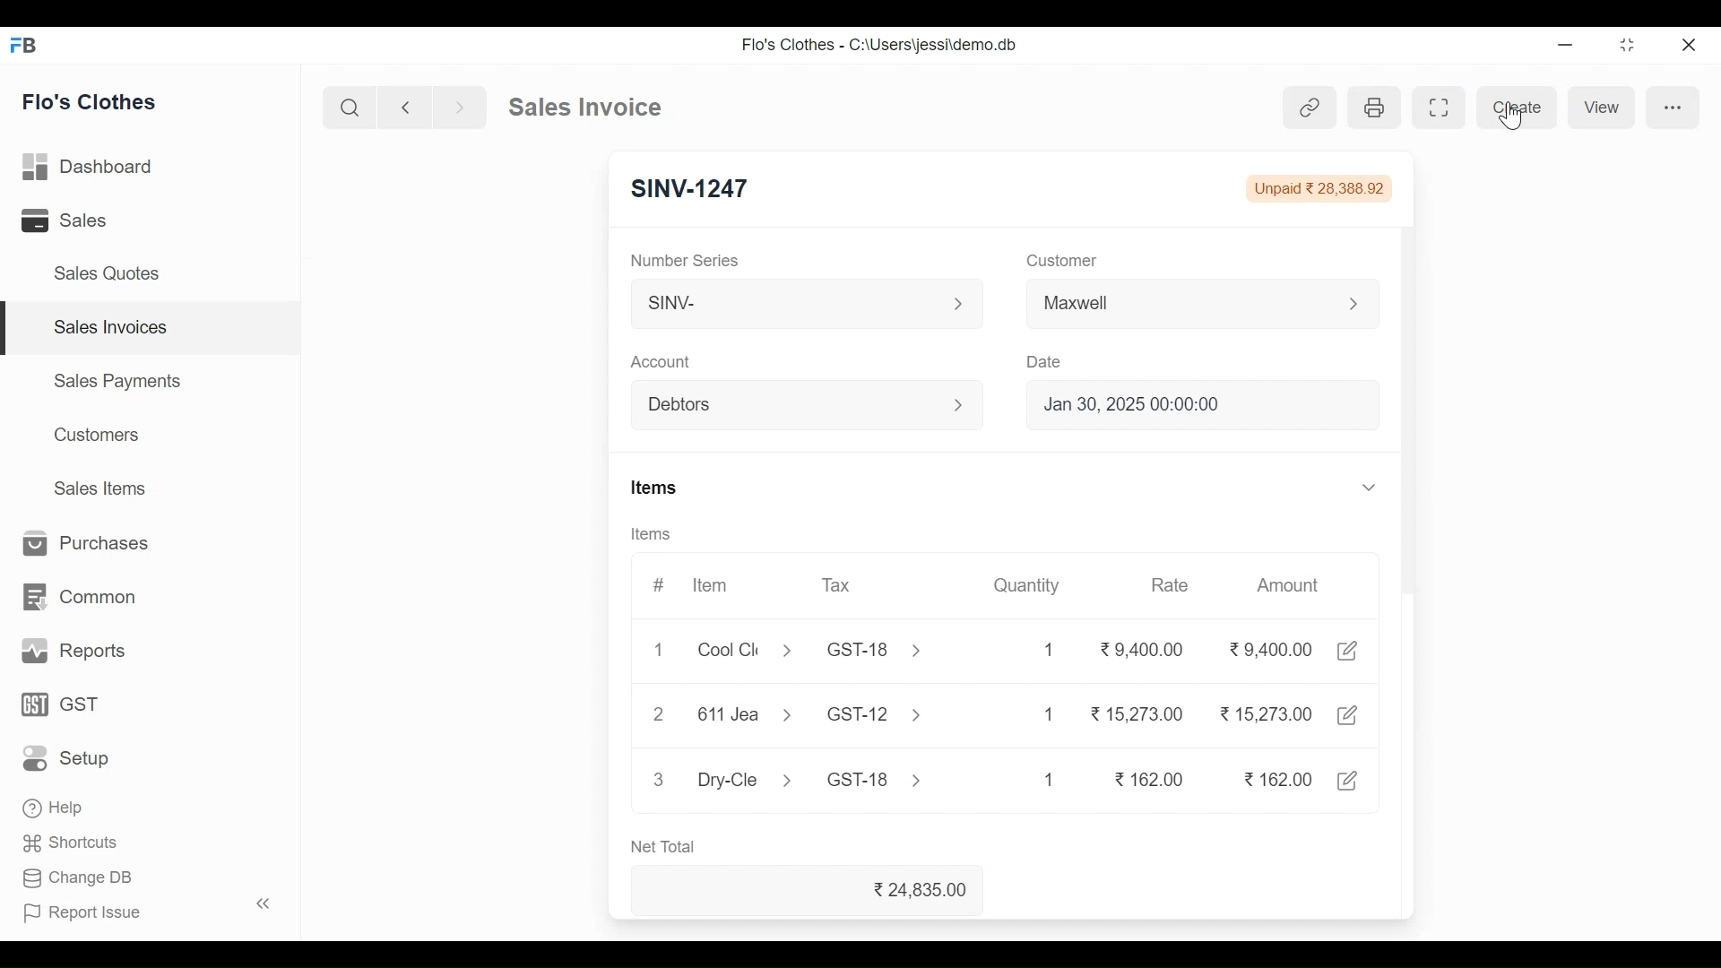 Image resolution: width=1721 pixels, height=968 pixels. Describe the element at coordinates (805, 776) in the screenshot. I see `Dry-Cle > GST-18 >` at that location.